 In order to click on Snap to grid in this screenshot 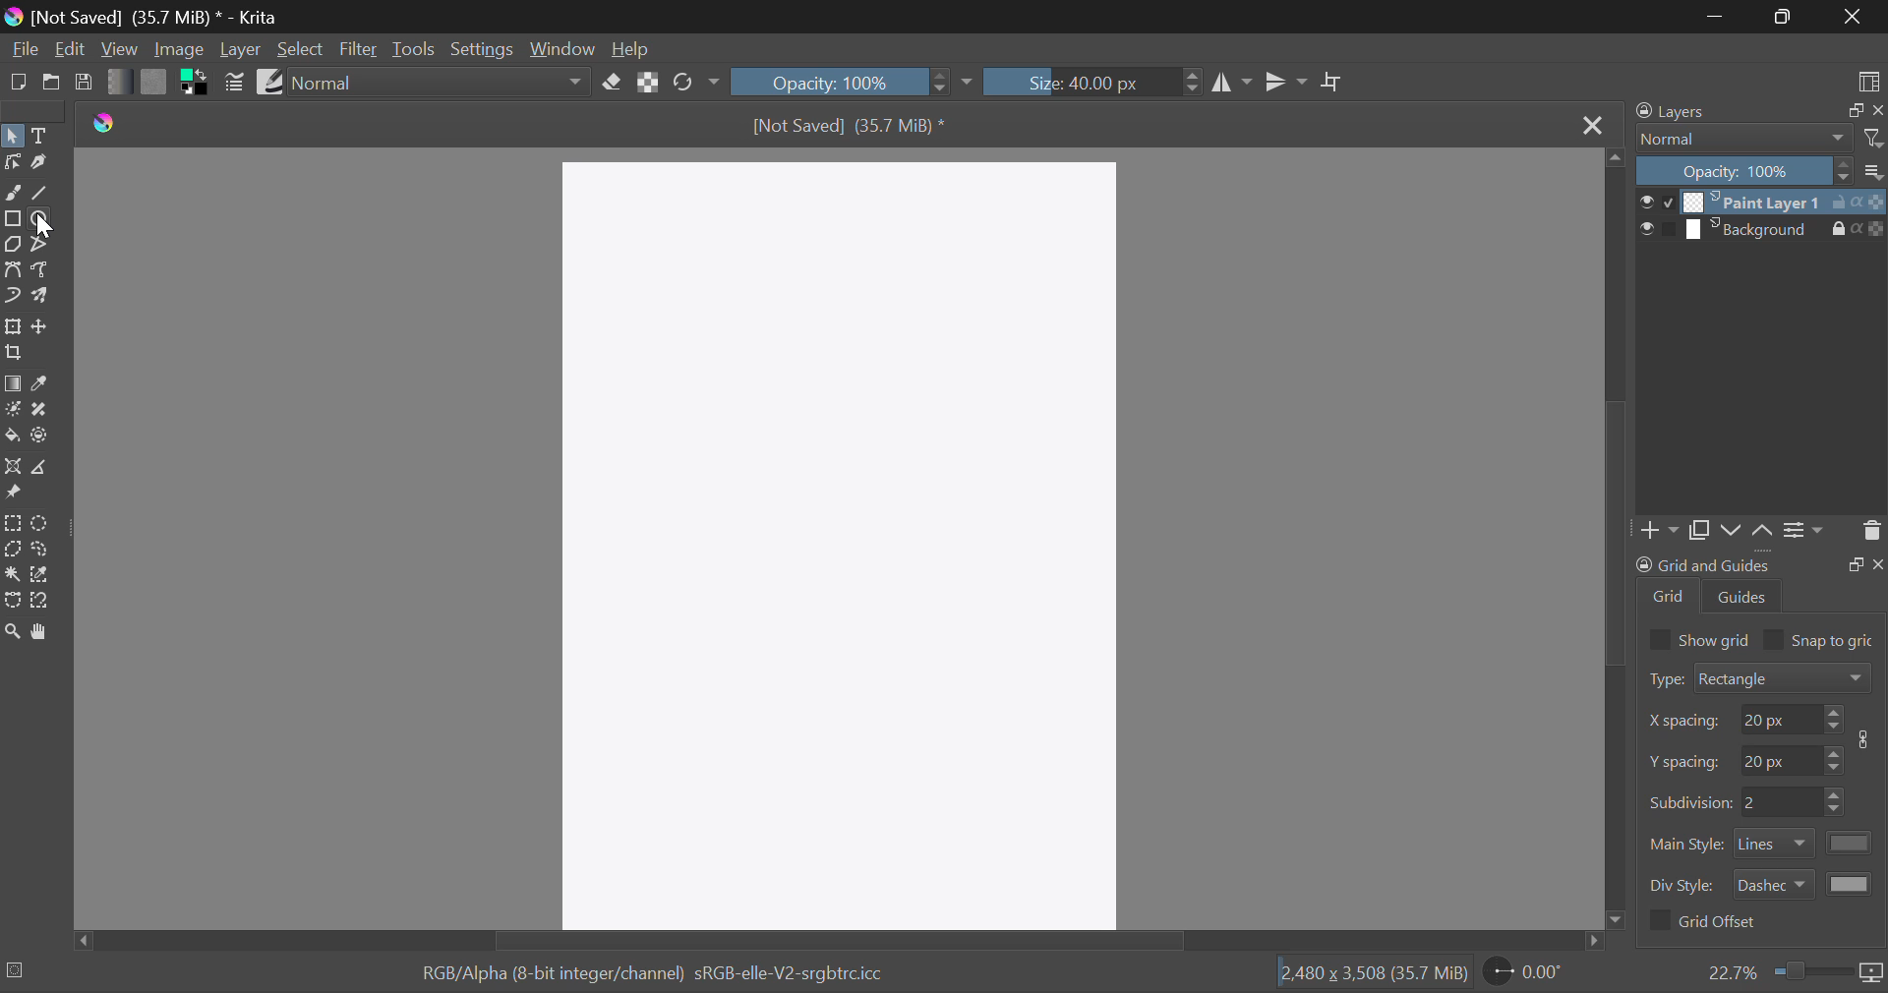, I will do `click(1823, 638)`.